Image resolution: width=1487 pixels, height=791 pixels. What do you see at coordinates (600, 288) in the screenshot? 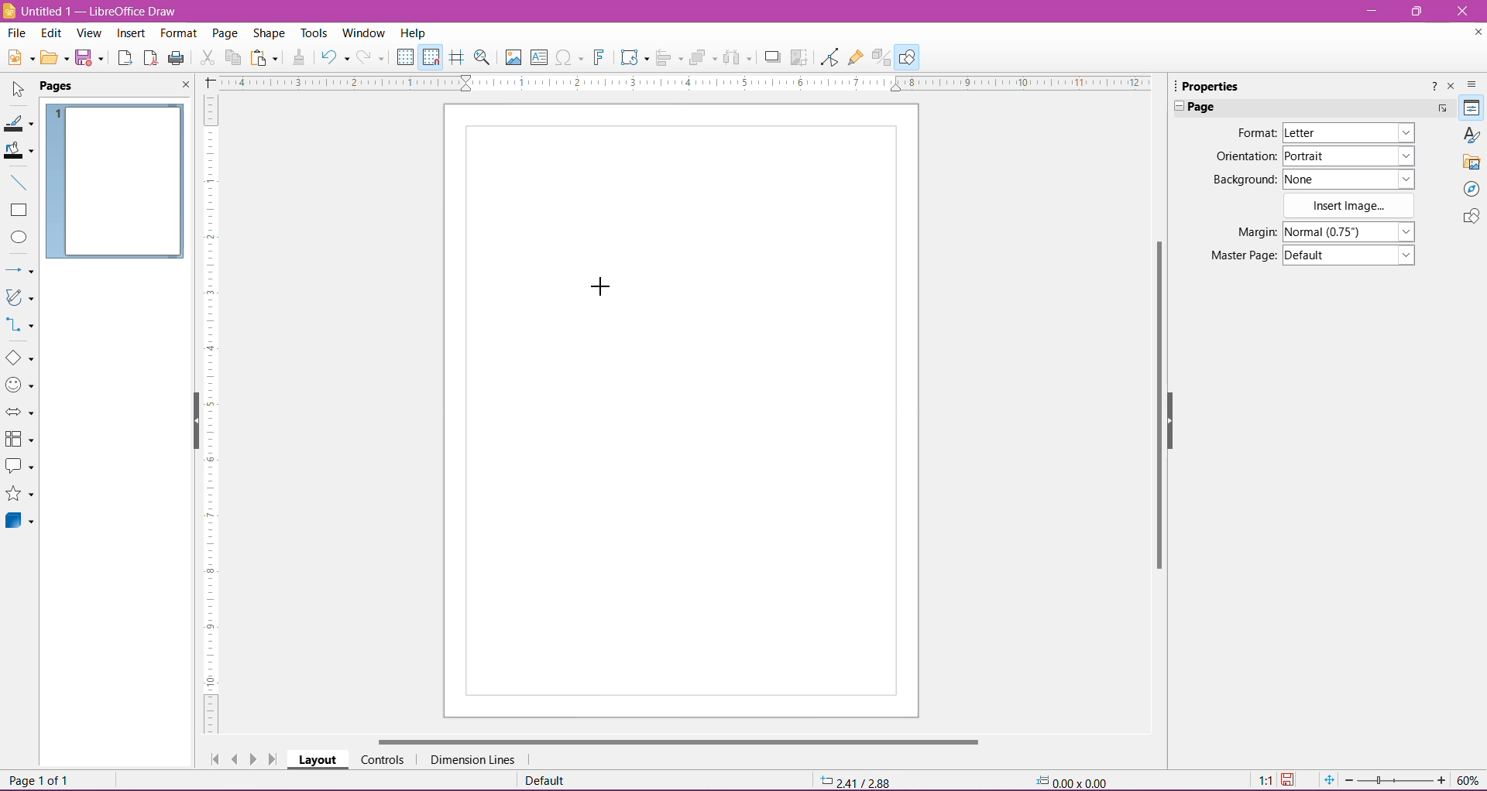
I see `Draw Cube shape cursor` at bounding box center [600, 288].